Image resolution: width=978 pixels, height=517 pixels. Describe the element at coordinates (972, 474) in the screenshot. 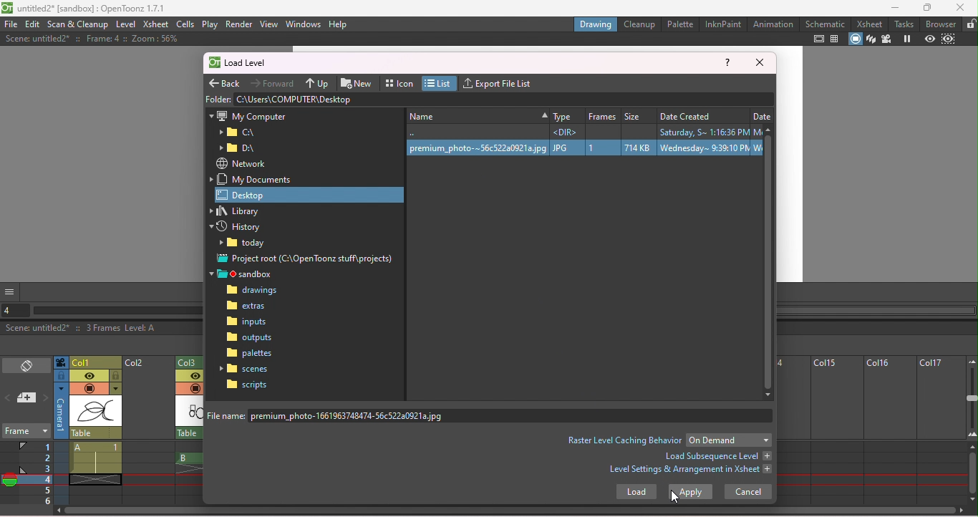

I see `Vertical scroll bar` at that location.